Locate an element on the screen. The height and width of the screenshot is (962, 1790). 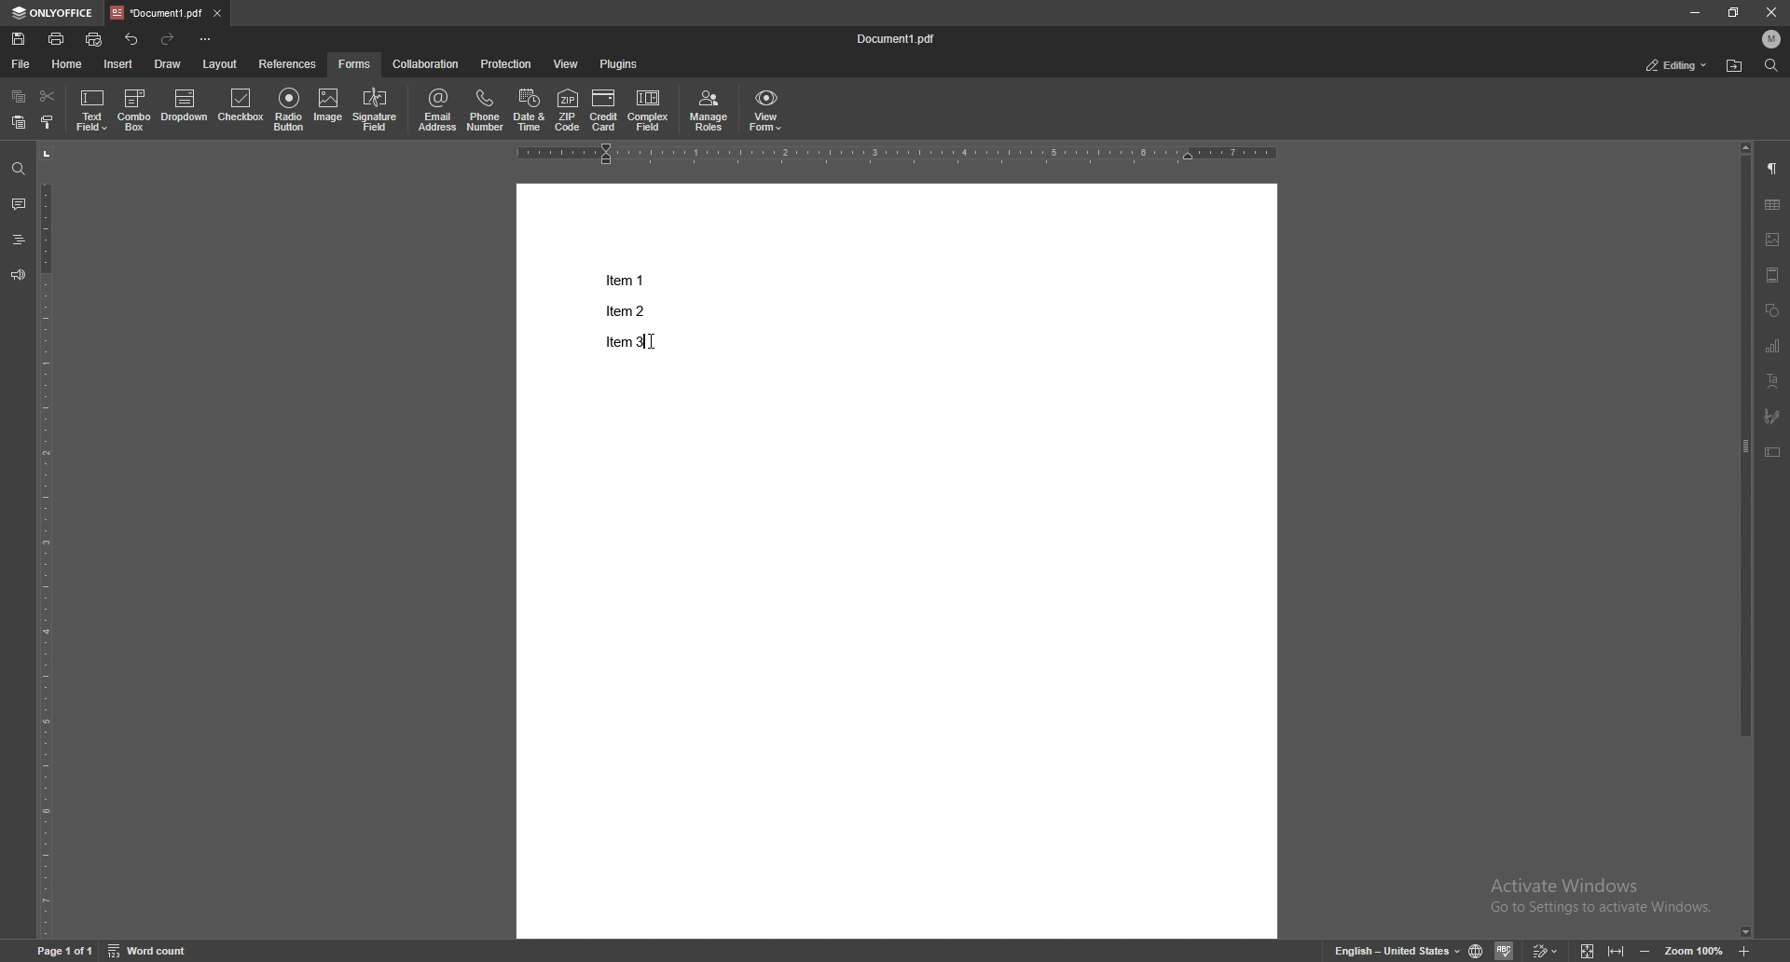
checkbox is located at coordinates (241, 107).